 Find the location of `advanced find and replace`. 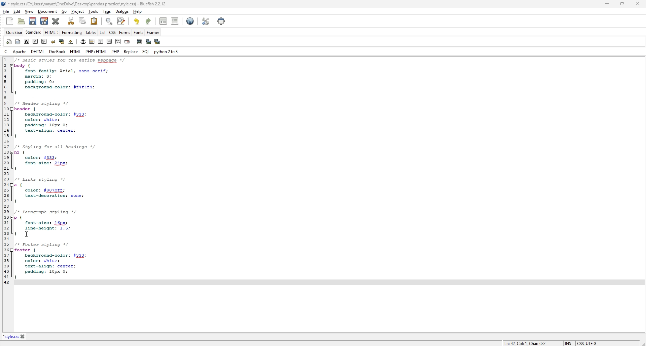

advanced find and replace is located at coordinates (121, 21).